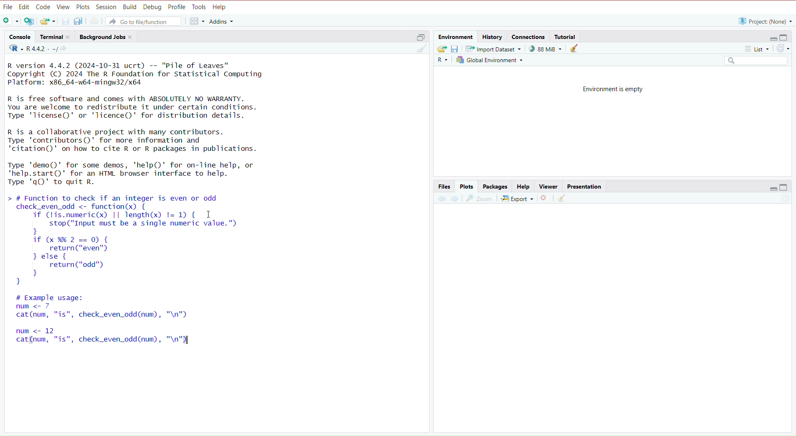 This screenshot has height=436, width=796. I want to click on refresh list, so click(783, 48).